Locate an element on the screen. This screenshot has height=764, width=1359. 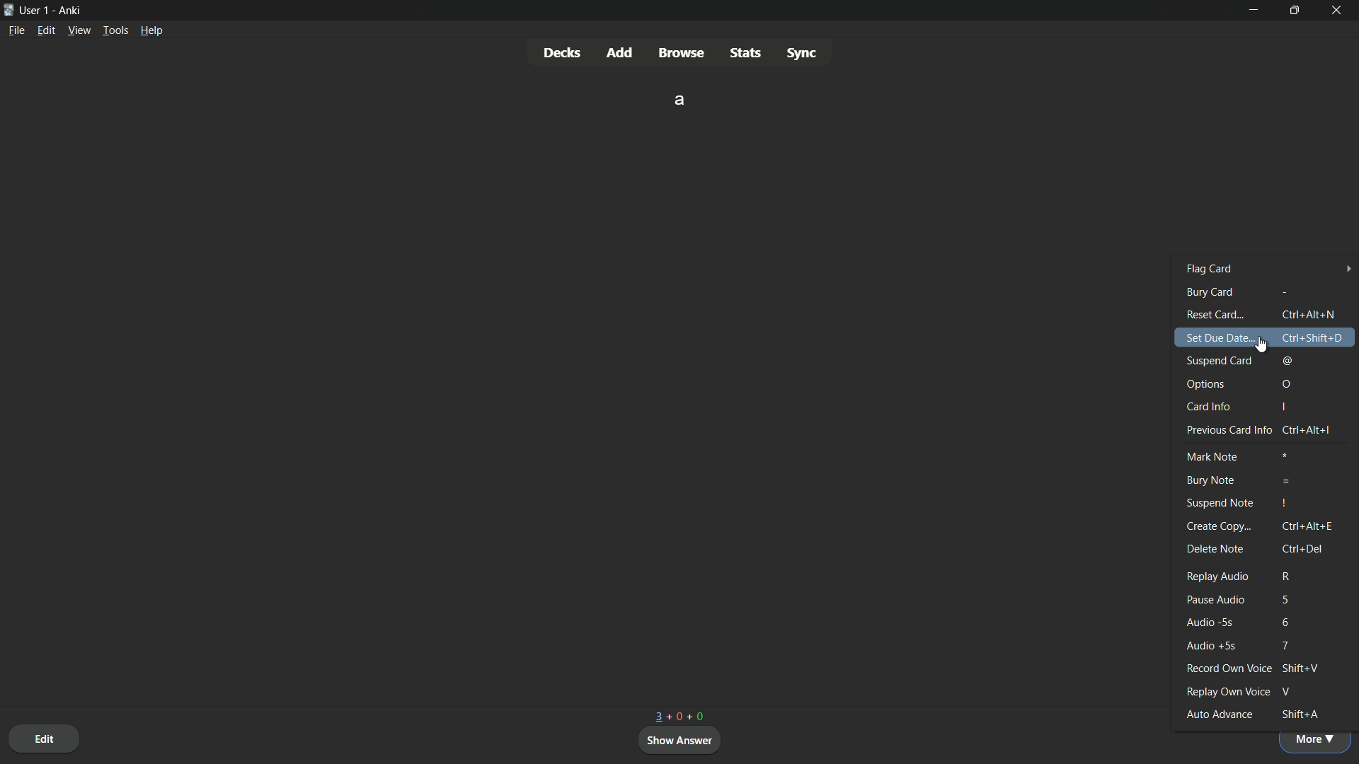
keyboard shortcut is located at coordinates (1286, 481).